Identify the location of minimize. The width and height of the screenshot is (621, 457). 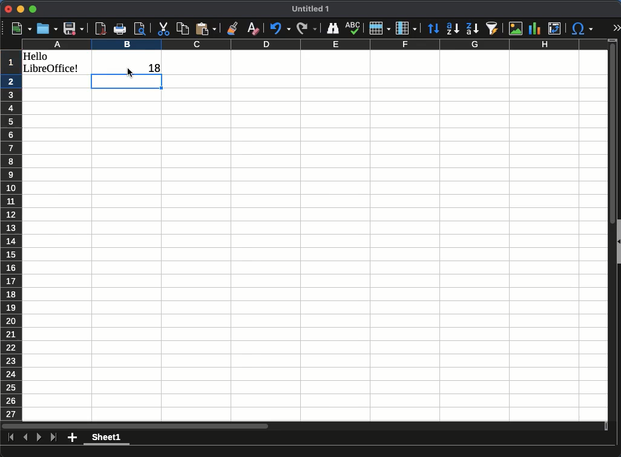
(21, 10).